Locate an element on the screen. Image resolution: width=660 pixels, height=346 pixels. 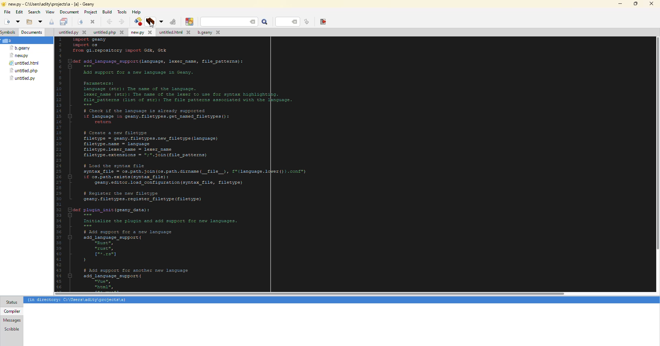
minimize is located at coordinates (618, 4).